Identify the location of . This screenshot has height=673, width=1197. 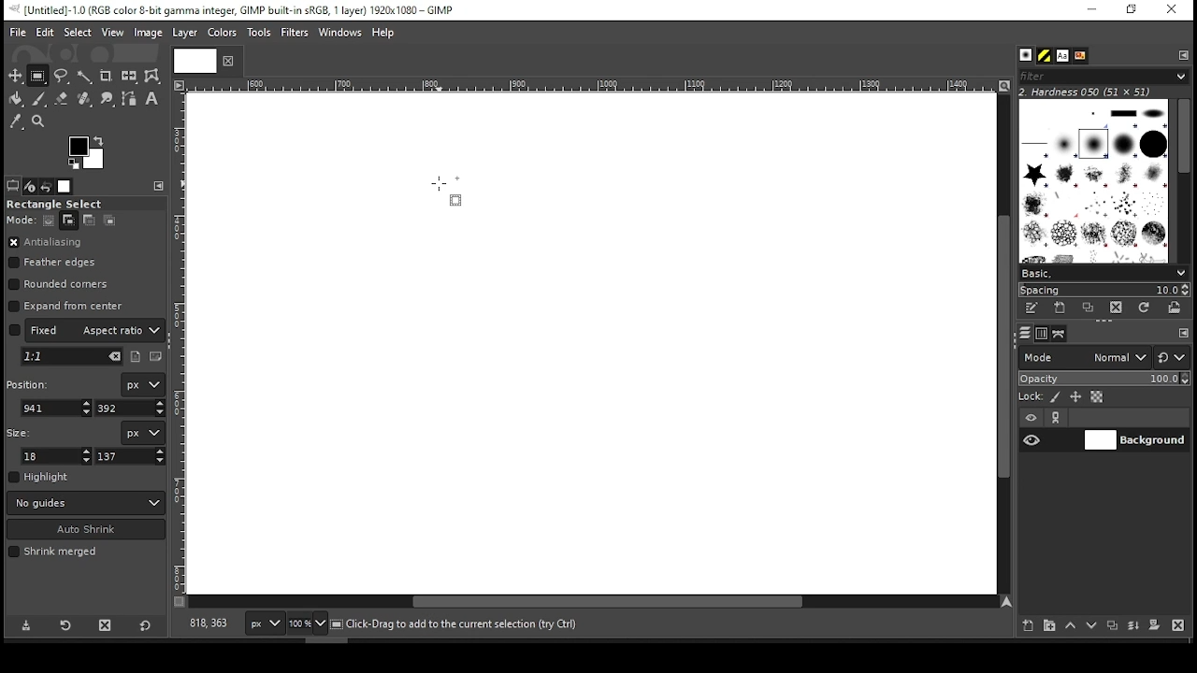
(588, 86).